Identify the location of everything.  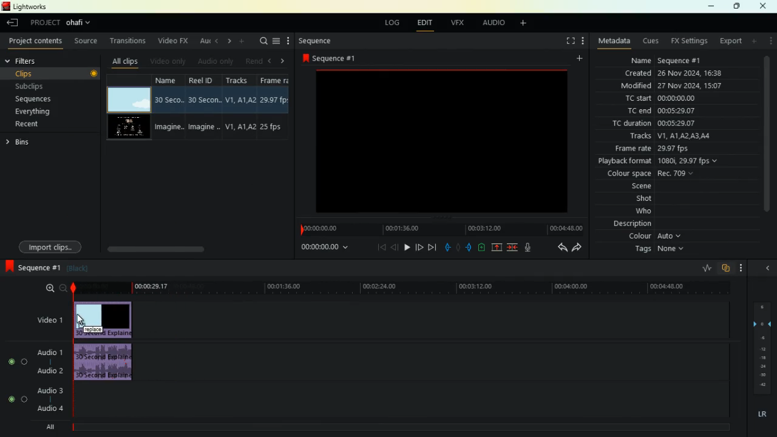
(38, 112).